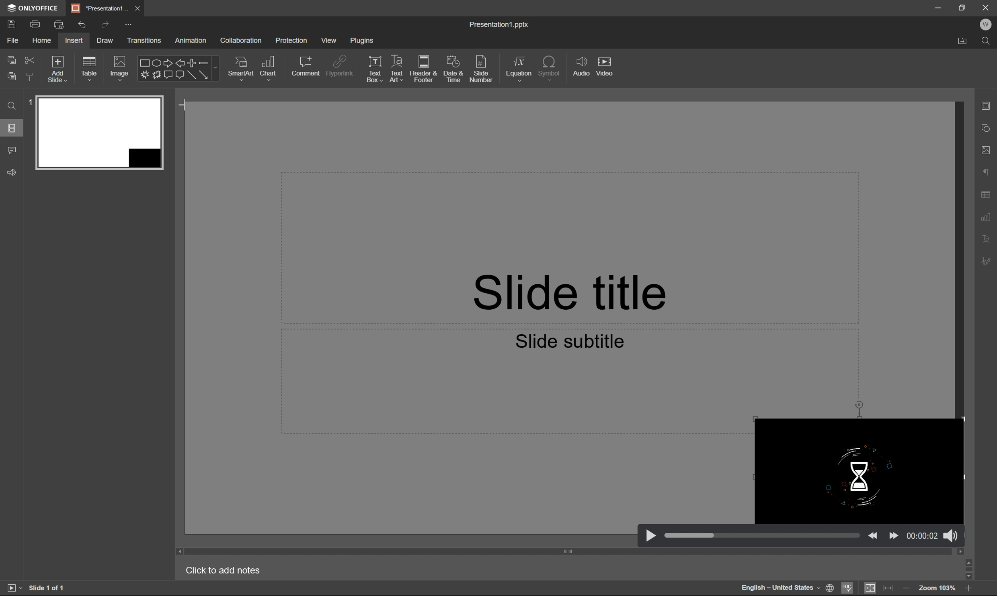  I want to click on text art, so click(398, 67).